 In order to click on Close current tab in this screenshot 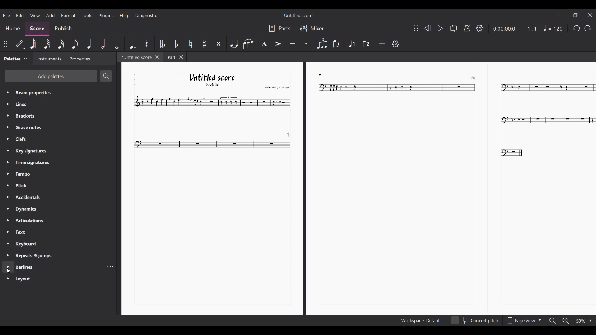, I will do `click(157, 57)`.